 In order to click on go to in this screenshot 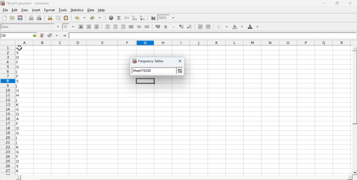, I will do `click(34, 35)`.